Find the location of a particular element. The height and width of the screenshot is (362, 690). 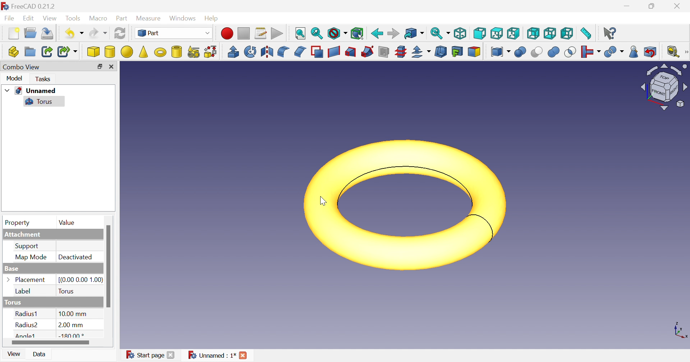

Make sub-link is located at coordinates (68, 52).